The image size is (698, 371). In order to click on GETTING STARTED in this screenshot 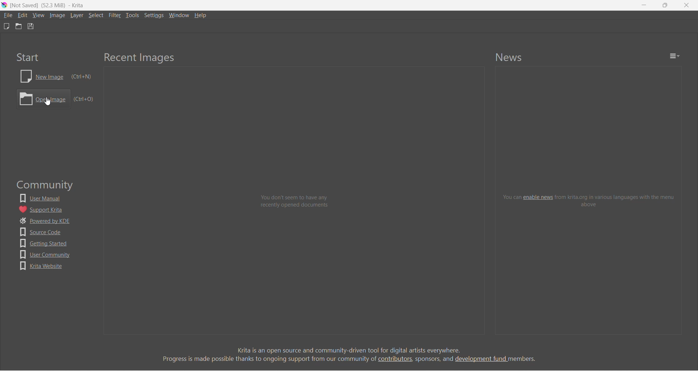, I will do `click(45, 243)`.